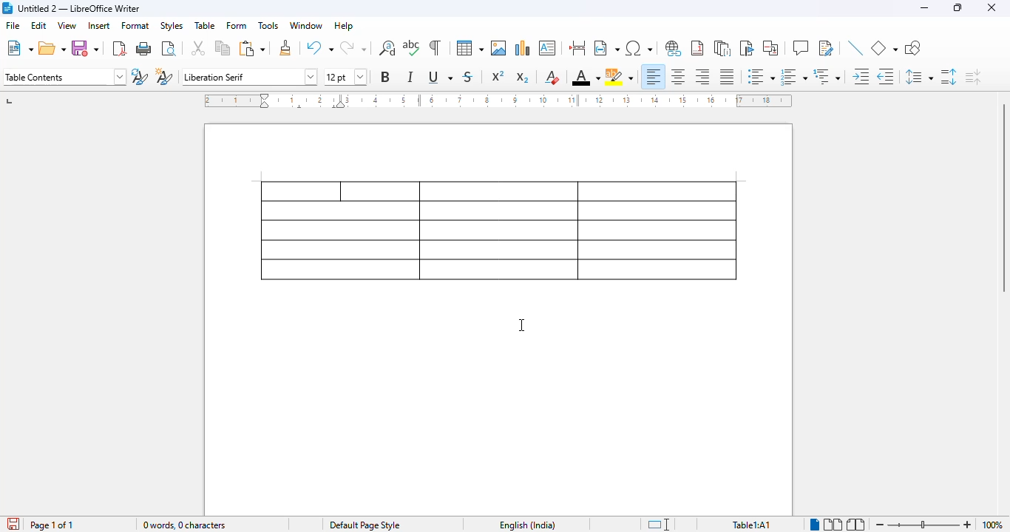  I want to click on maximize, so click(958, 8).